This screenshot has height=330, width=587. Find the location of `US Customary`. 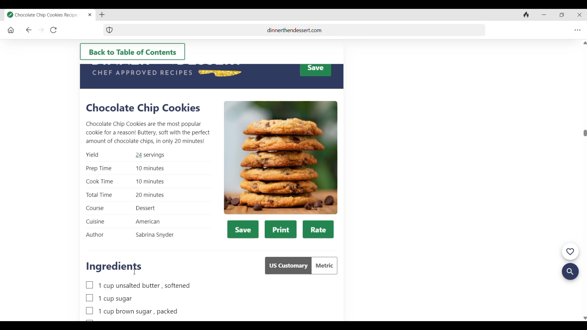

US Customary is located at coordinates (288, 266).